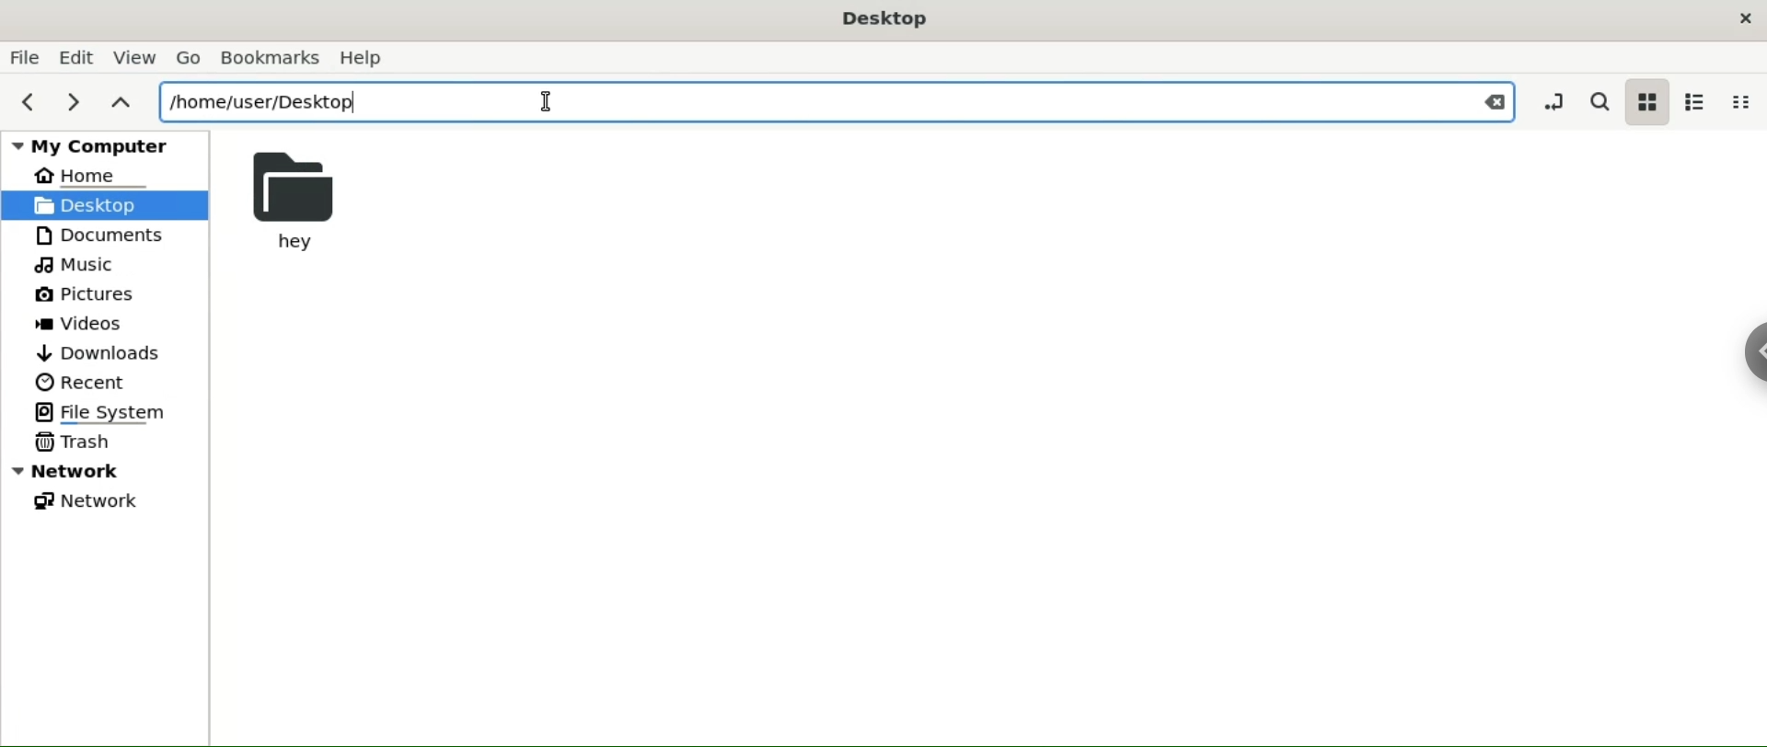 This screenshot has height=747, width=1767. I want to click on hey, so click(300, 200).